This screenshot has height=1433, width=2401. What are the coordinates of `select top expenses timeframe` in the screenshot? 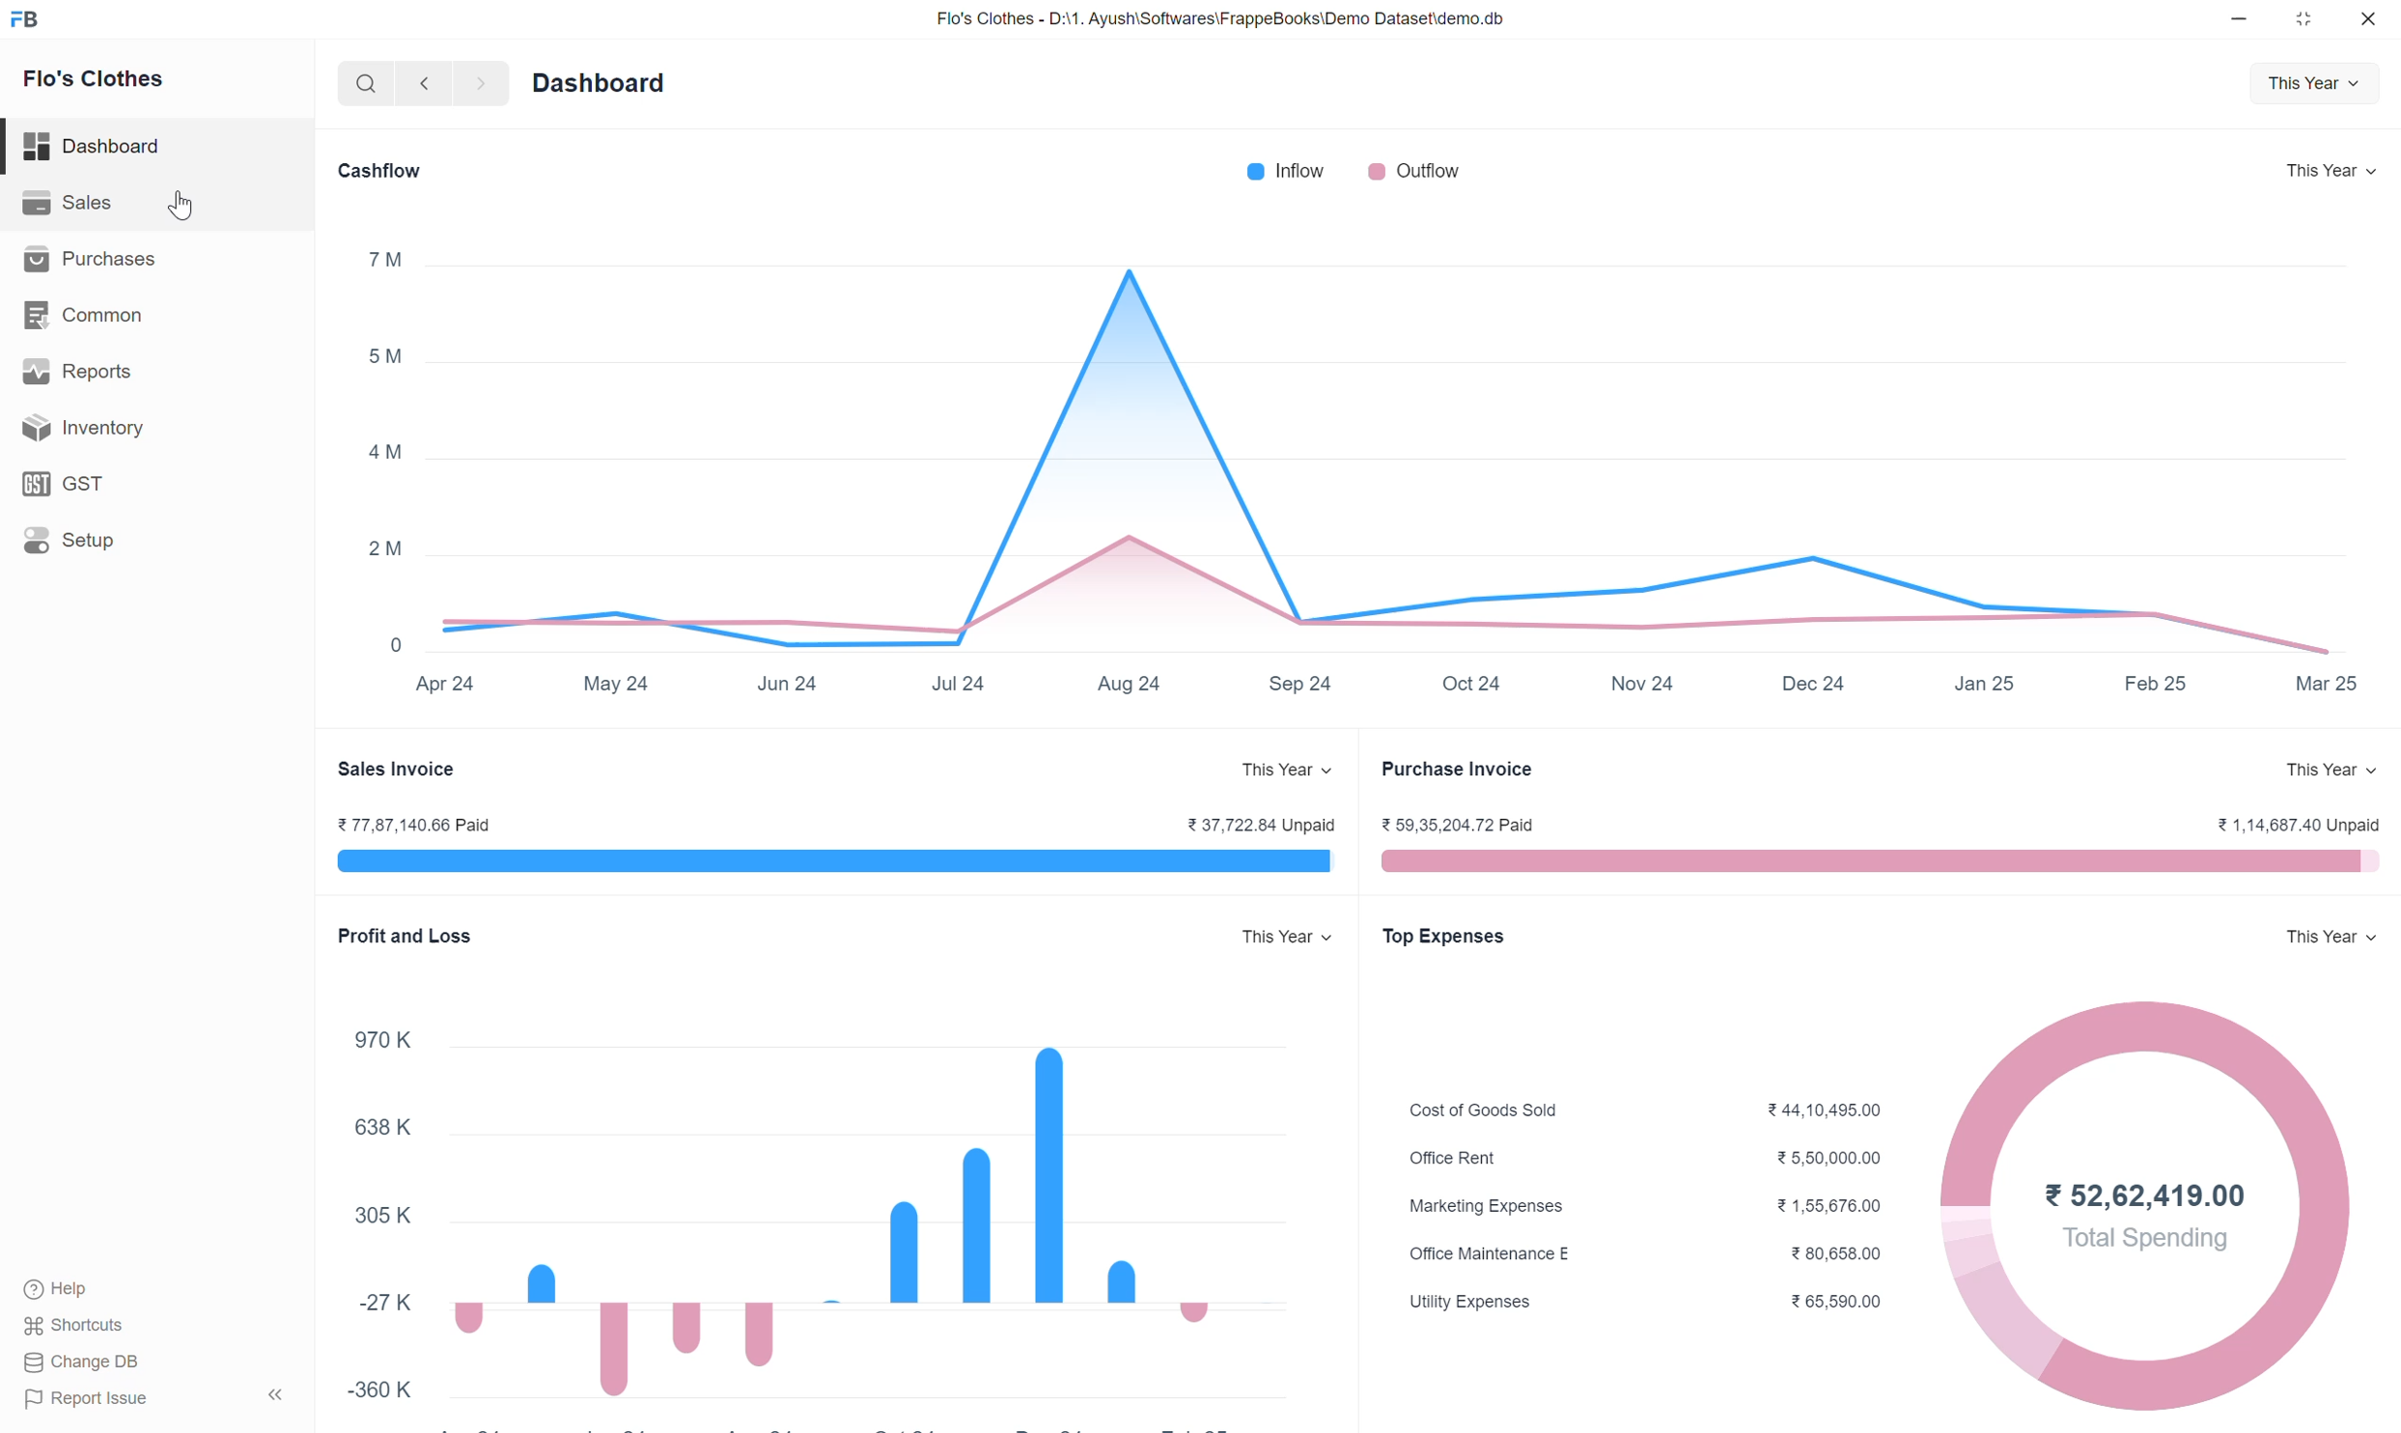 It's located at (2319, 936).